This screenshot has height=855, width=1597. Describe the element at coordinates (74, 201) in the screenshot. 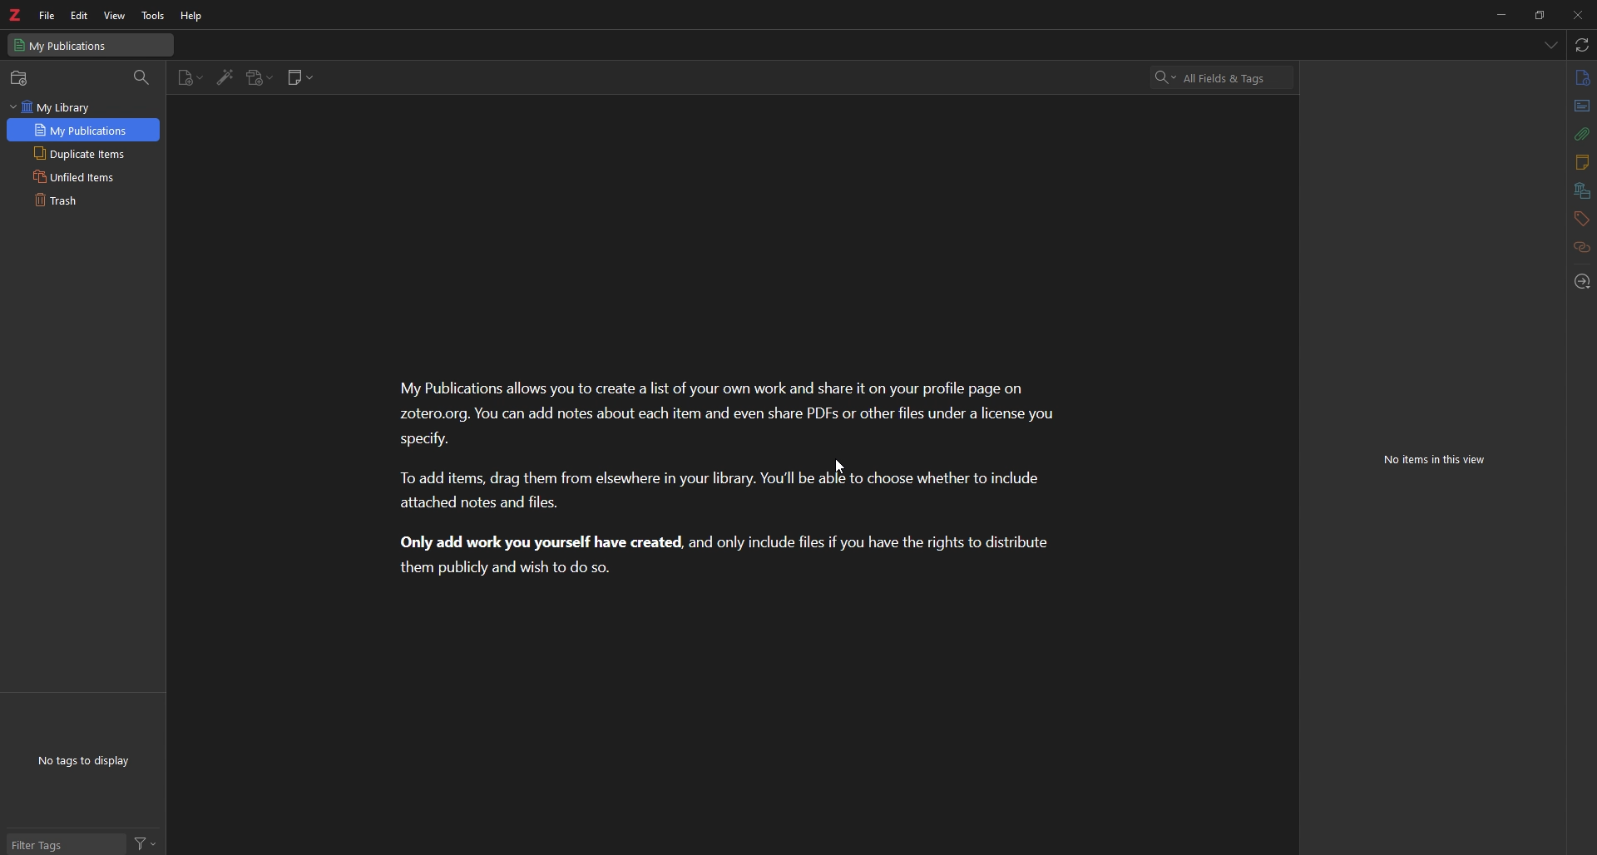

I see `Unfiled items` at that location.